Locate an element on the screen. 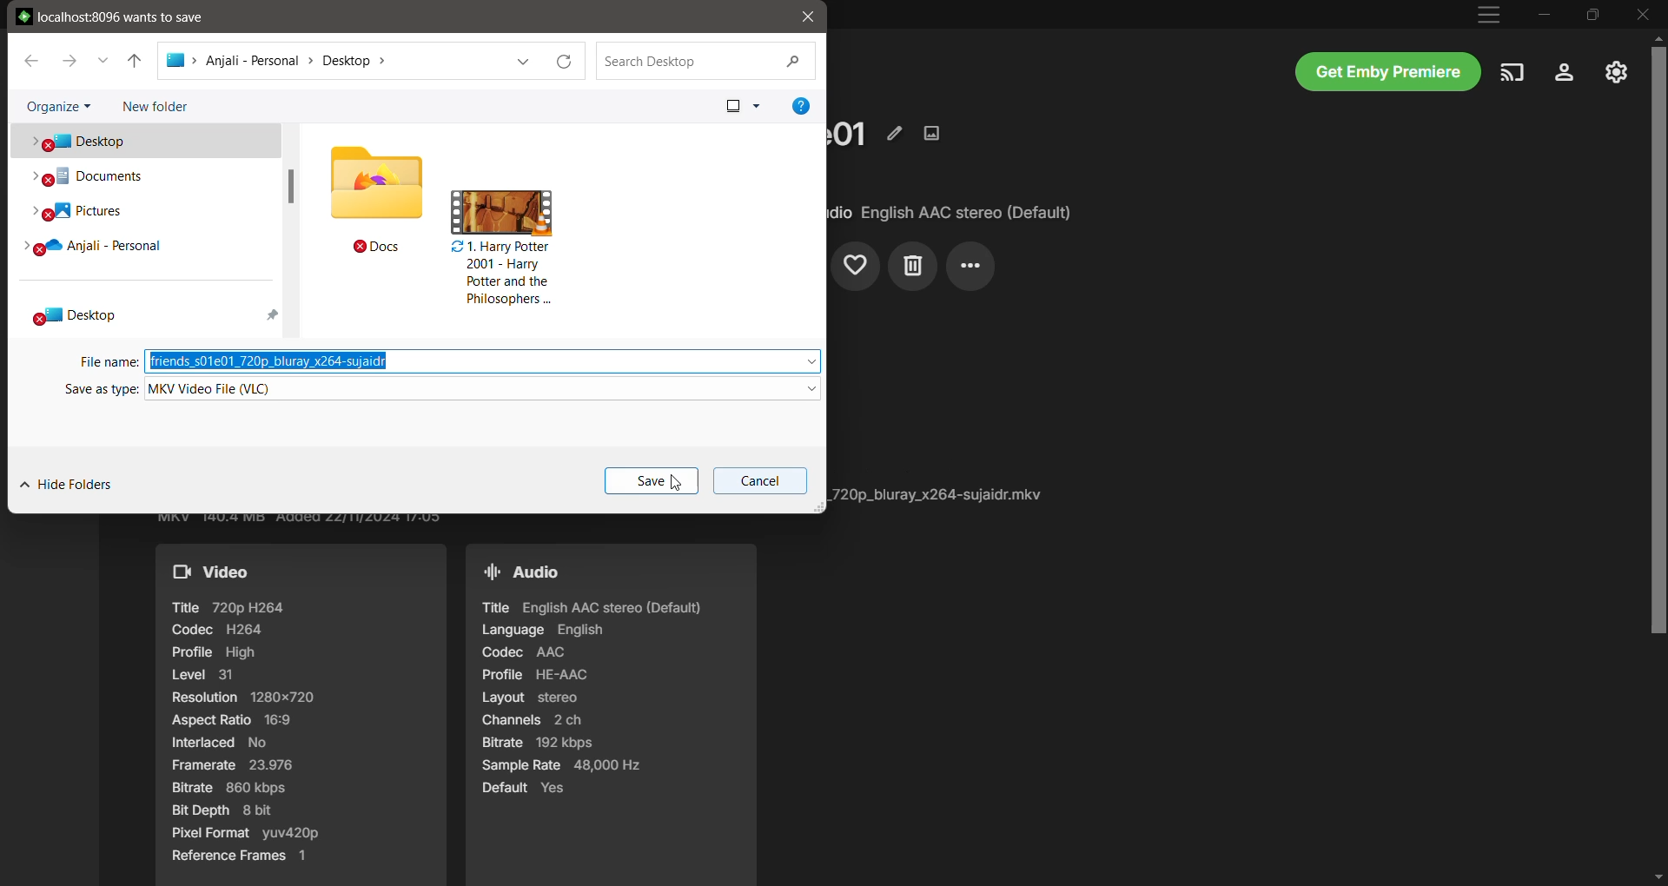 This screenshot has height=886, width=1668. Organize is located at coordinates (56, 104).